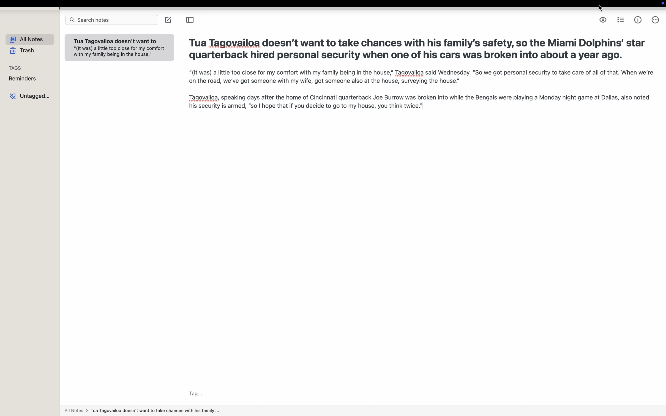  What do you see at coordinates (638, 20) in the screenshot?
I see `metrics` at bounding box center [638, 20].